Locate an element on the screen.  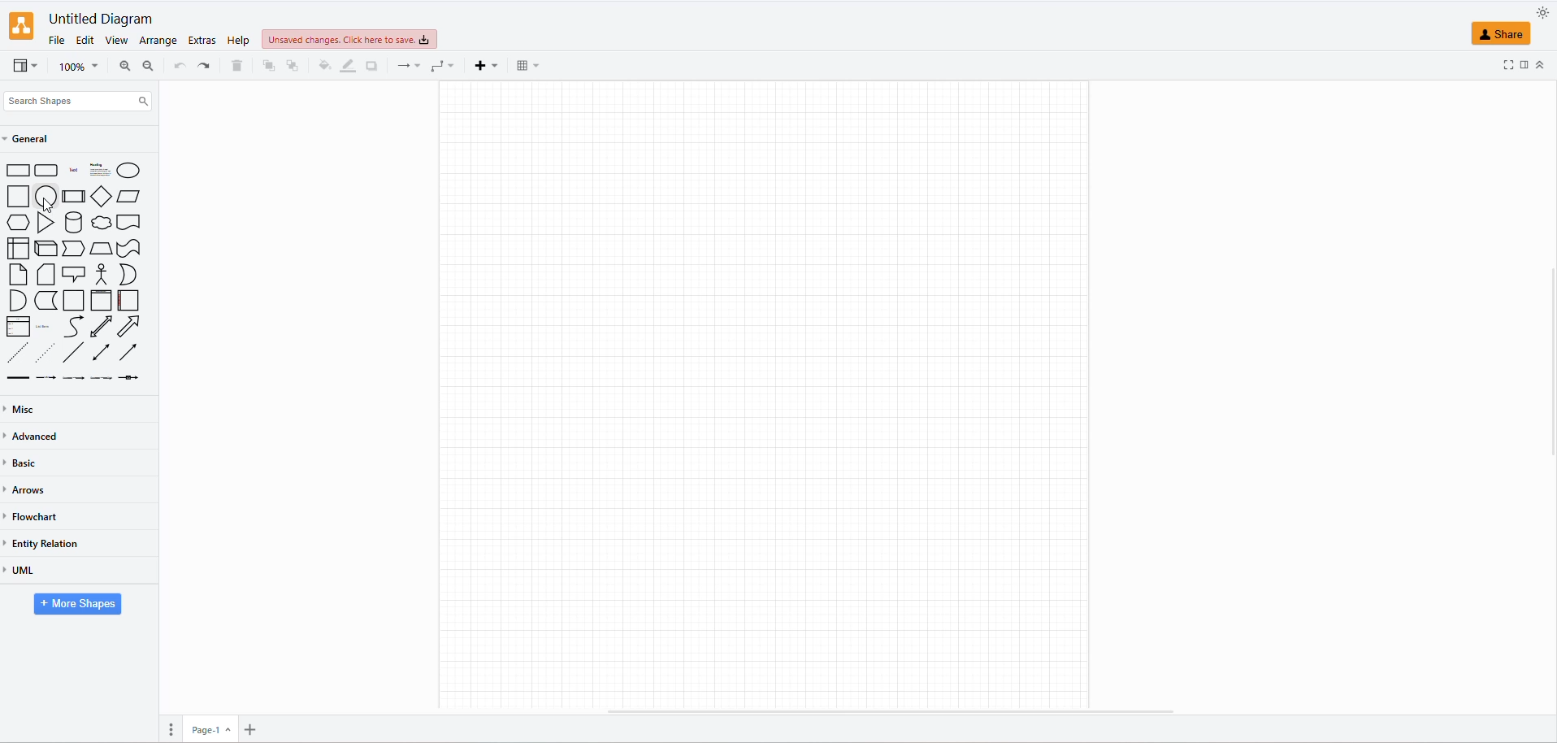
INSERT PAGE is located at coordinates (255, 727).